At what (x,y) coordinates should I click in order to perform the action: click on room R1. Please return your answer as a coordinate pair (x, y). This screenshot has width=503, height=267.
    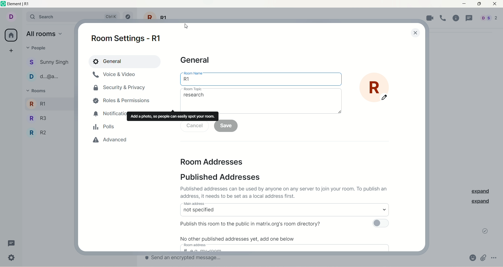
    Looking at the image, I should click on (378, 89).